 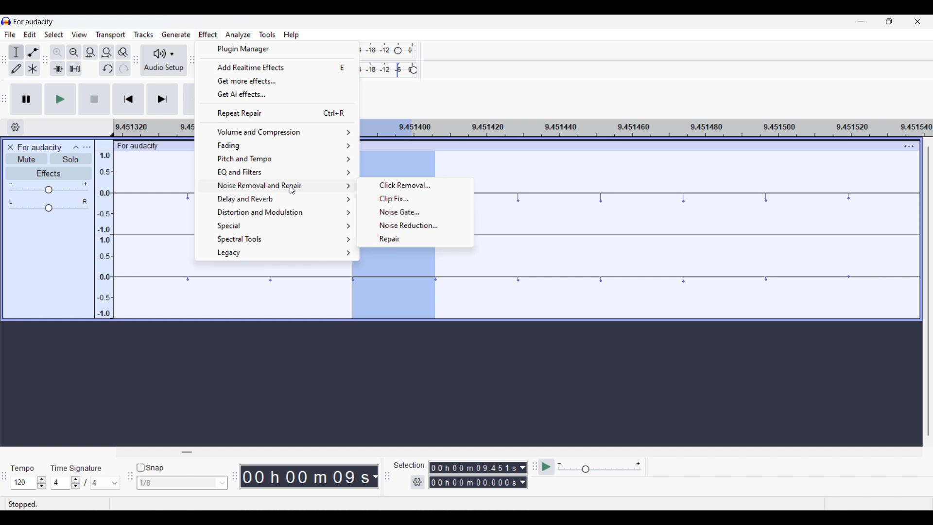 What do you see at coordinates (417, 482) in the screenshot?
I see `Selection settings` at bounding box center [417, 482].